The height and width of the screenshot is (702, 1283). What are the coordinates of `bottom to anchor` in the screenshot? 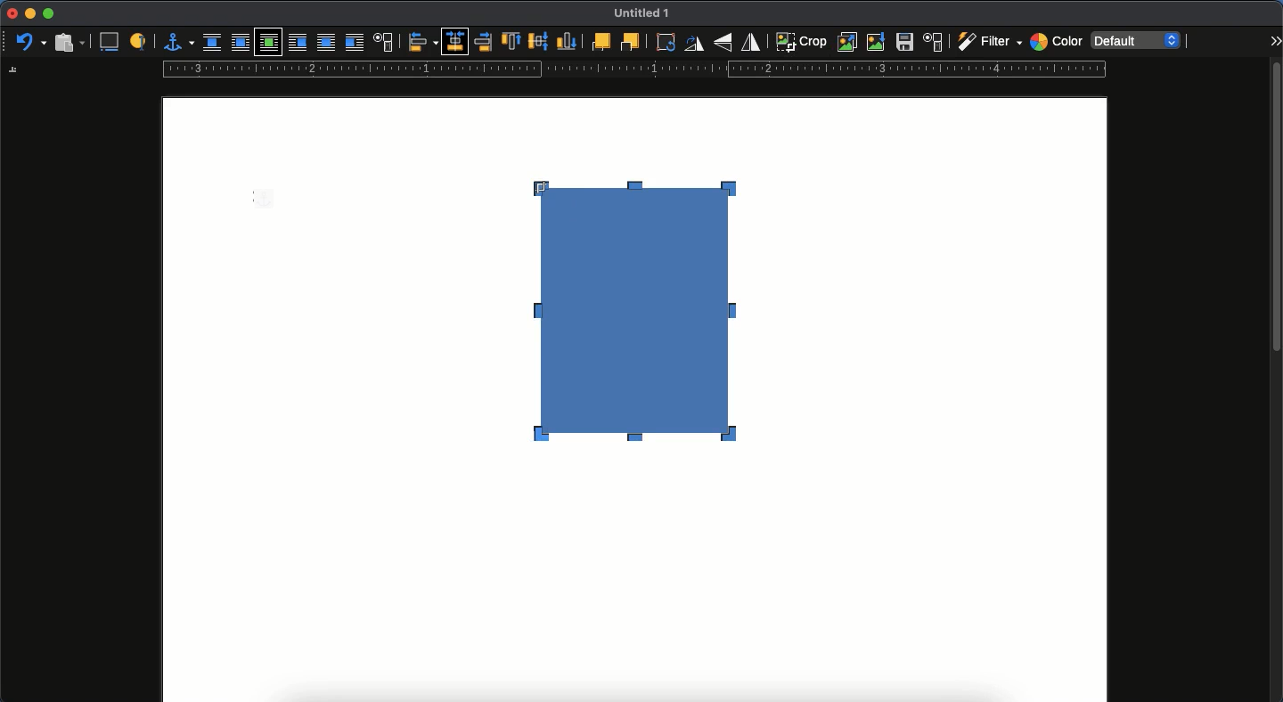 It's located at (567, 41).